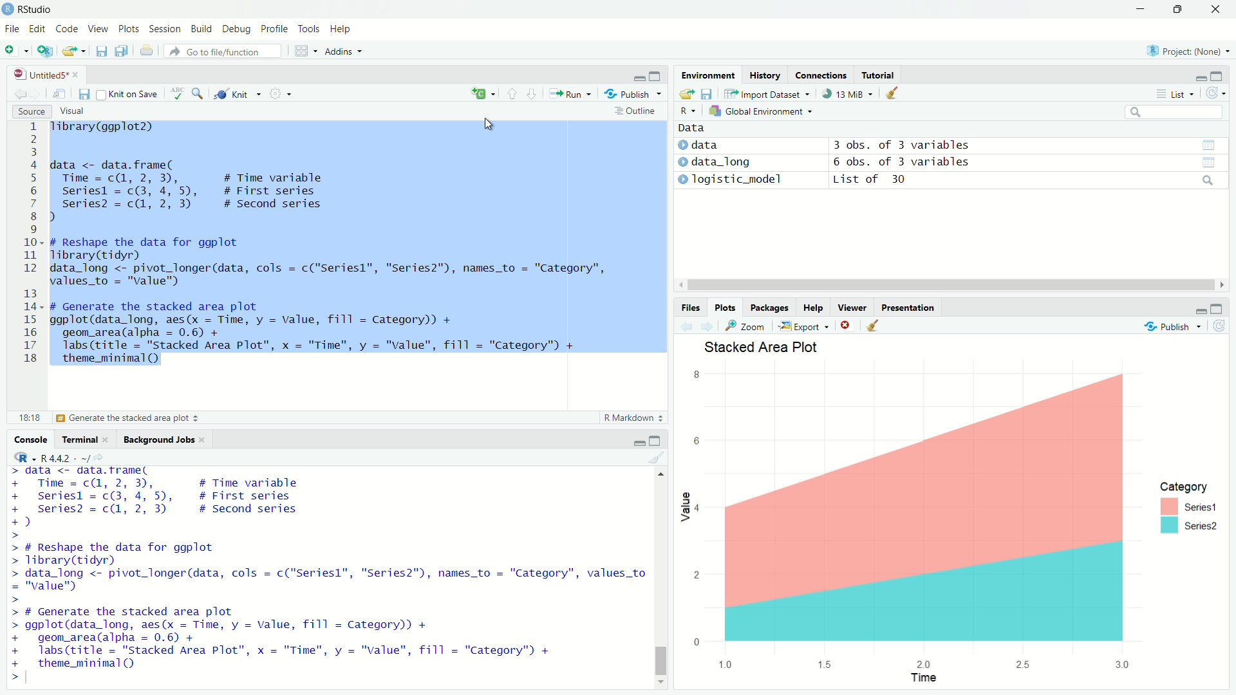  Describe the element at coordinates (707, 75) in the screenshot. I see `Environment` at that location.